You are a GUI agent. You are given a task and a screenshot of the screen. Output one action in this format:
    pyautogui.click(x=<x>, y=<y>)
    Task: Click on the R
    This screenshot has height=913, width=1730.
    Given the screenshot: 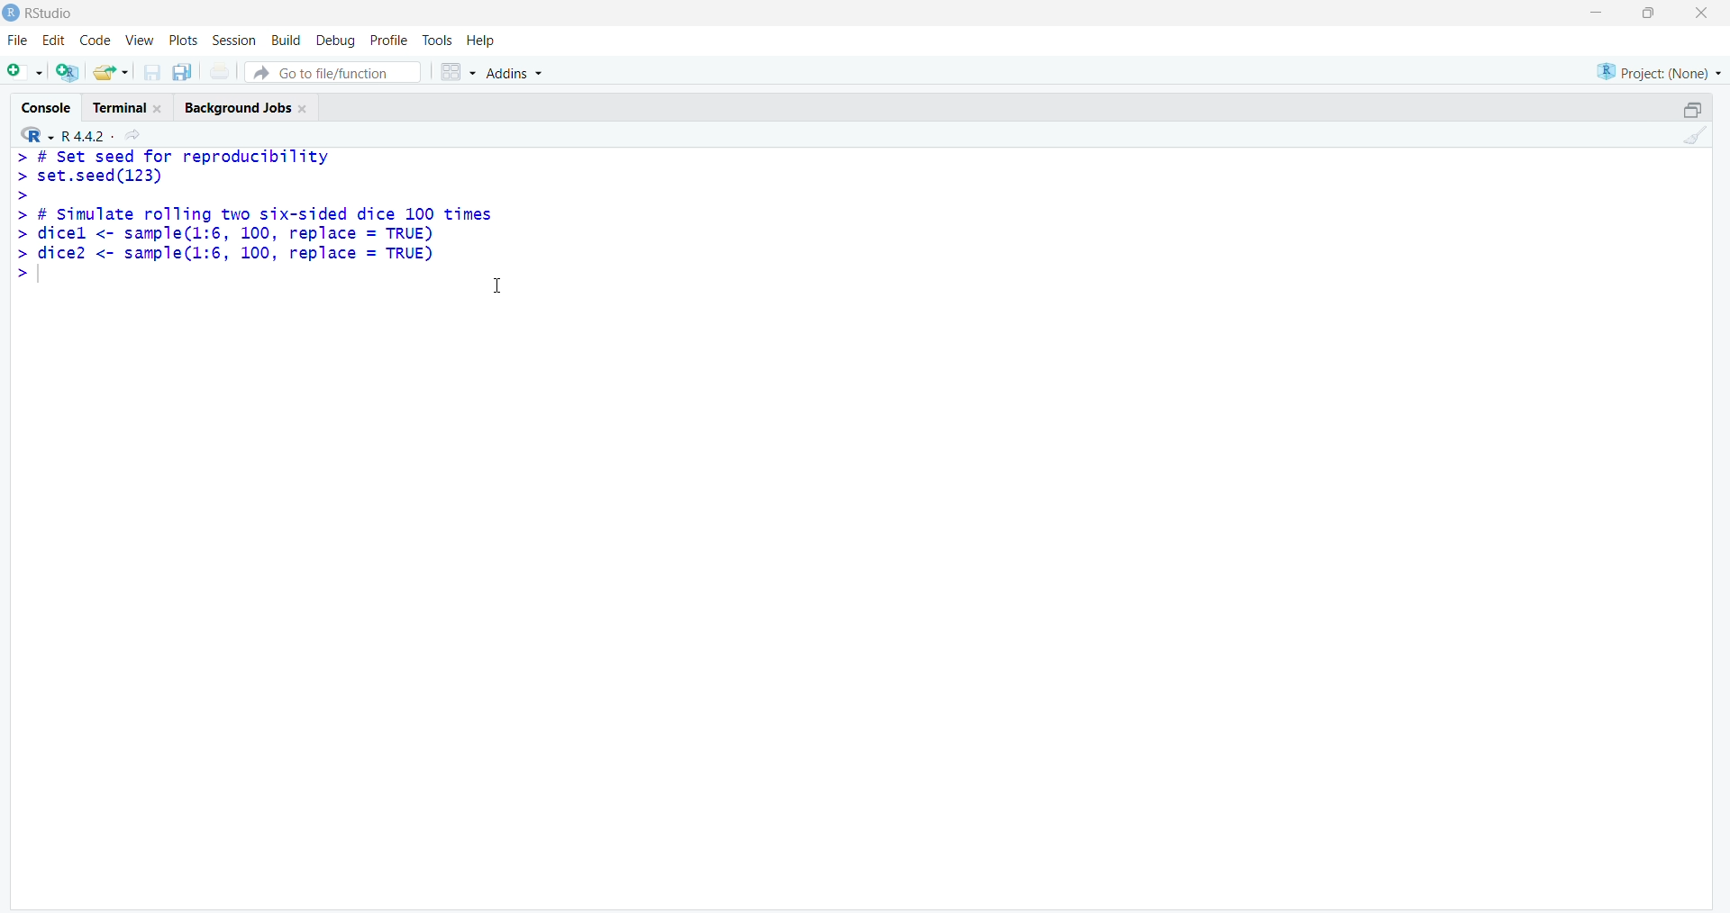 What is the action you would take?
    pyautogui.click(x=36, y=134)
    